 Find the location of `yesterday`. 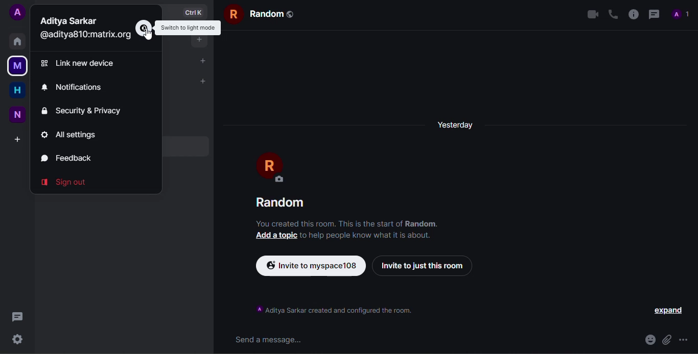

yesterday is located at coordinates (456, 125).